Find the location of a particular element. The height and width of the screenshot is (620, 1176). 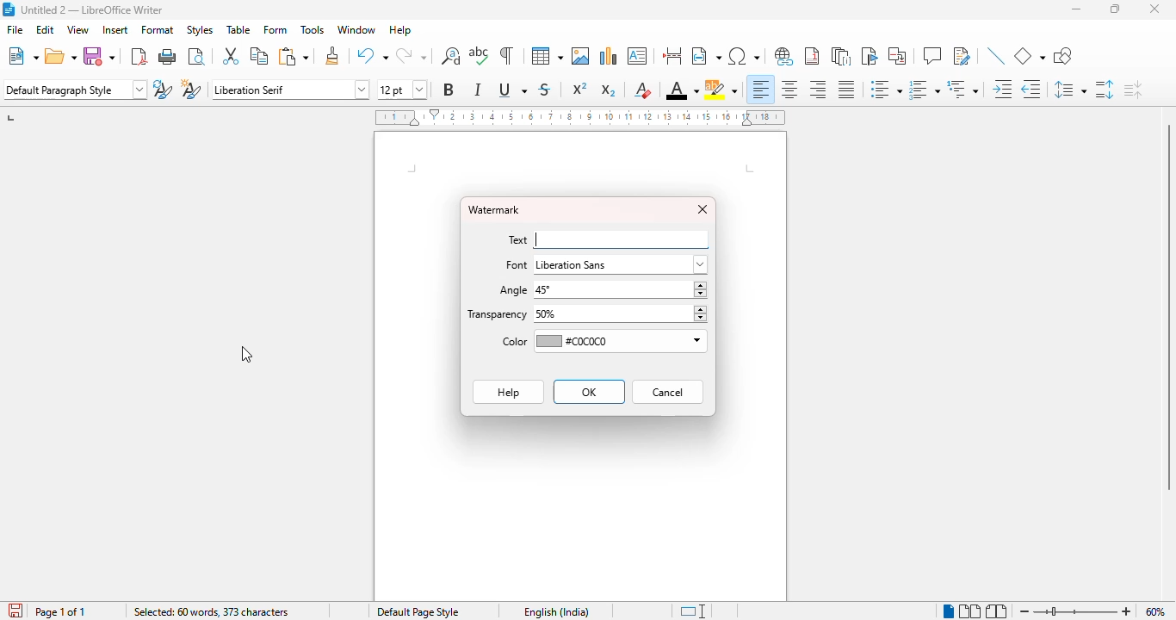

strikethrough is located at coordinates (544, 90).